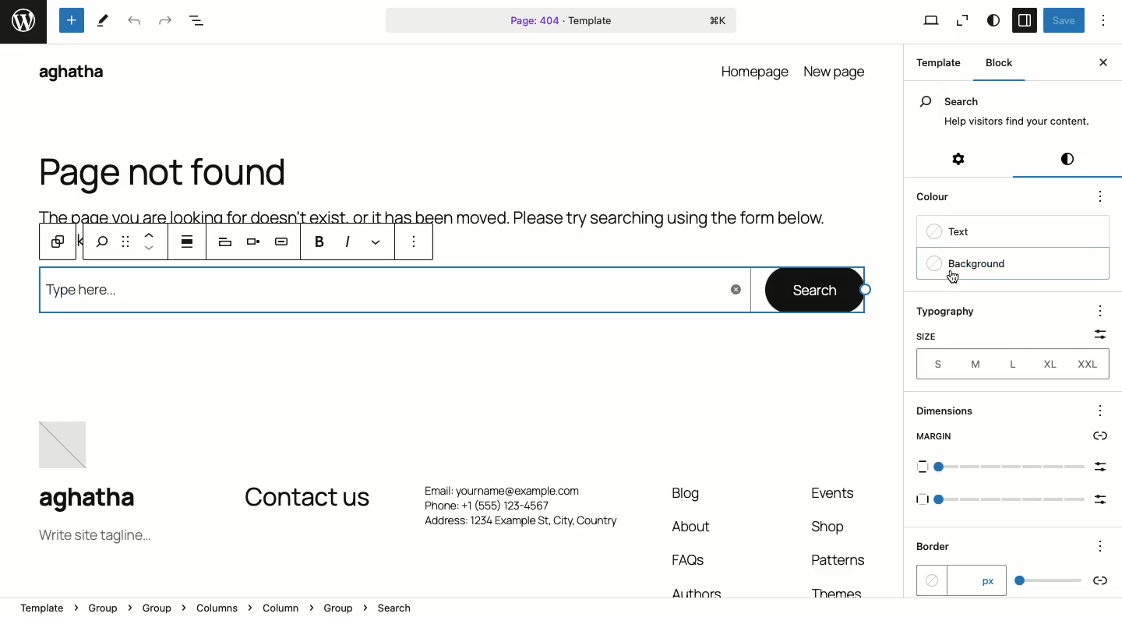 This screenshot has width=1122, height=617. Describe the element at coordinates (936, 199) in the screenshot. I see `Color` at that location.